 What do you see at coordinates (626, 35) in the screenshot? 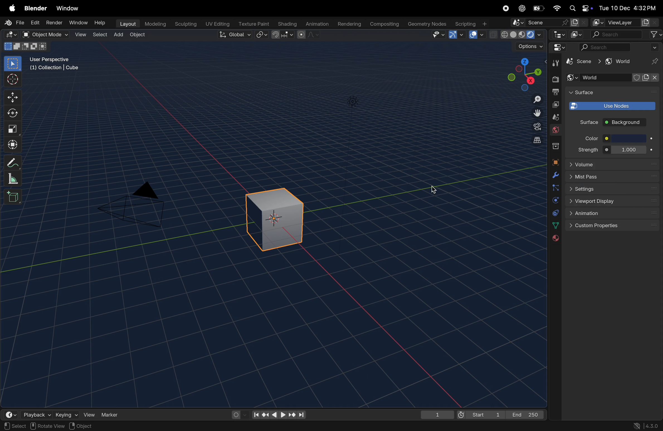
I see `search` at bounding box center [626, 35].